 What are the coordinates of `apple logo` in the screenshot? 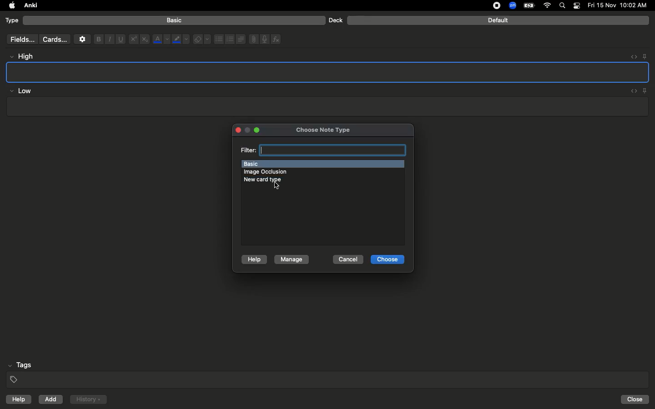 It's located at (10, 5).